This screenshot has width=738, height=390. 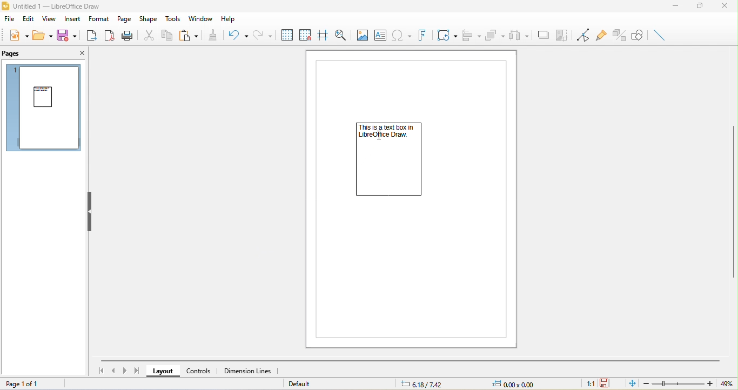 What do you see at coordinates (77, 52) in the screenshot?
I see `close` at bounding box center [77, 52].